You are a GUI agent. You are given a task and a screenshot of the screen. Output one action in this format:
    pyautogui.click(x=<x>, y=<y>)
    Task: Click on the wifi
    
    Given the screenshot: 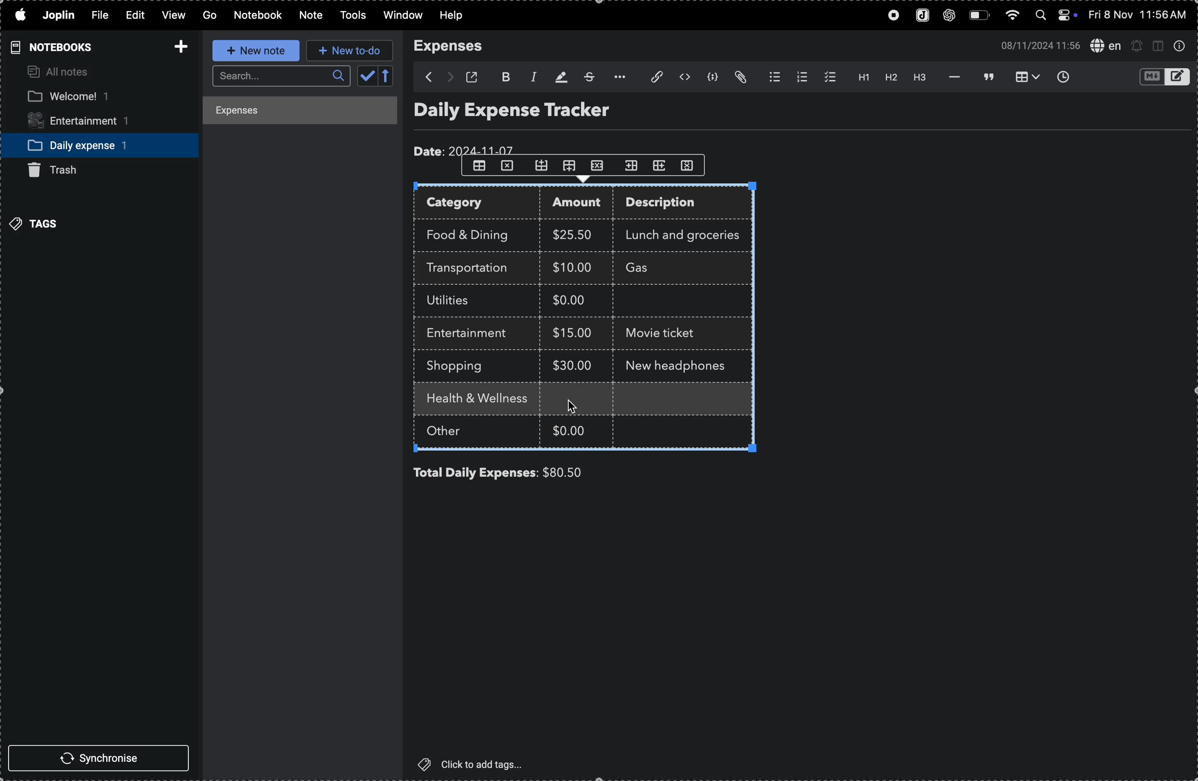 What is the action you would take?
    pyautogui.click(x=1011, y=18)
    